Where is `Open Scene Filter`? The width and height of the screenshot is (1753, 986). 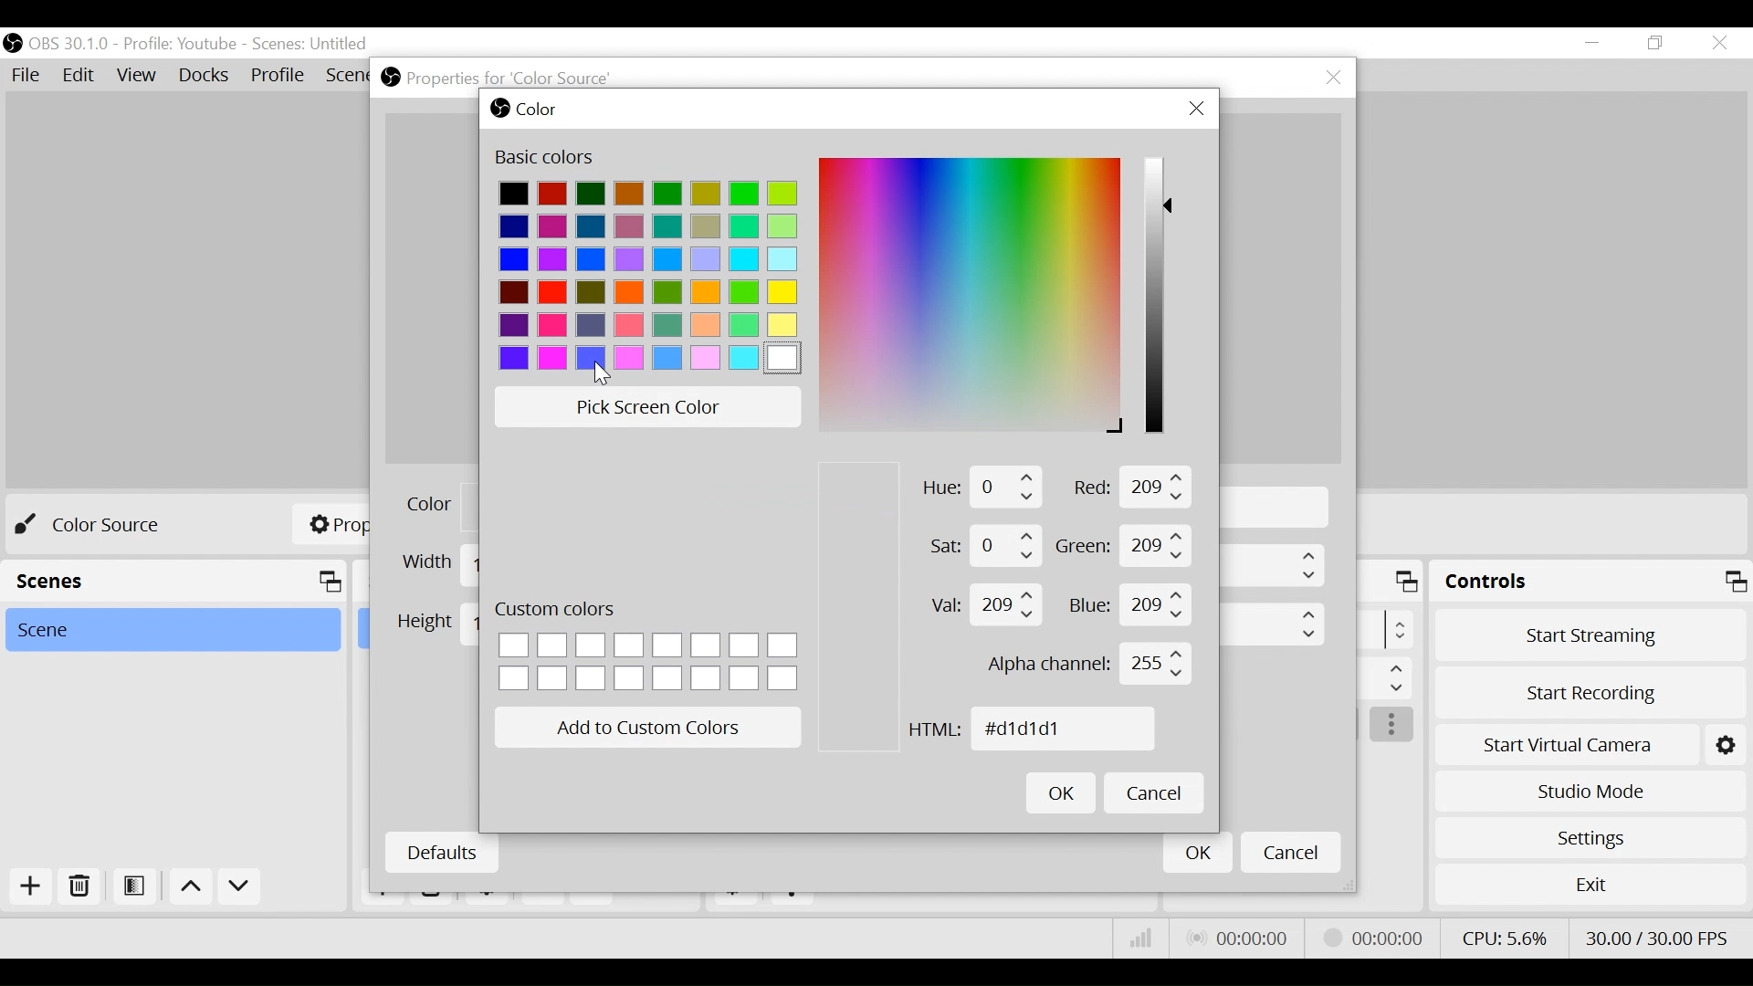 Open Scene Filter is located at coordinates (132, 884).